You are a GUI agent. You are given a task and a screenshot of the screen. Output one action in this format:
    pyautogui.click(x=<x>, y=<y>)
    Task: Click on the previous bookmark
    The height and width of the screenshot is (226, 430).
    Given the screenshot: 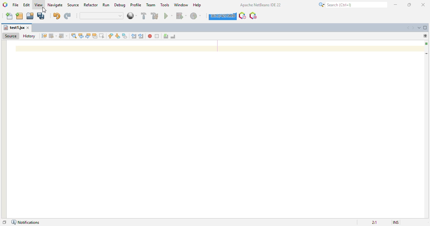 What is the action you would take?
    pyautogui.click(x=111, y=36)
    